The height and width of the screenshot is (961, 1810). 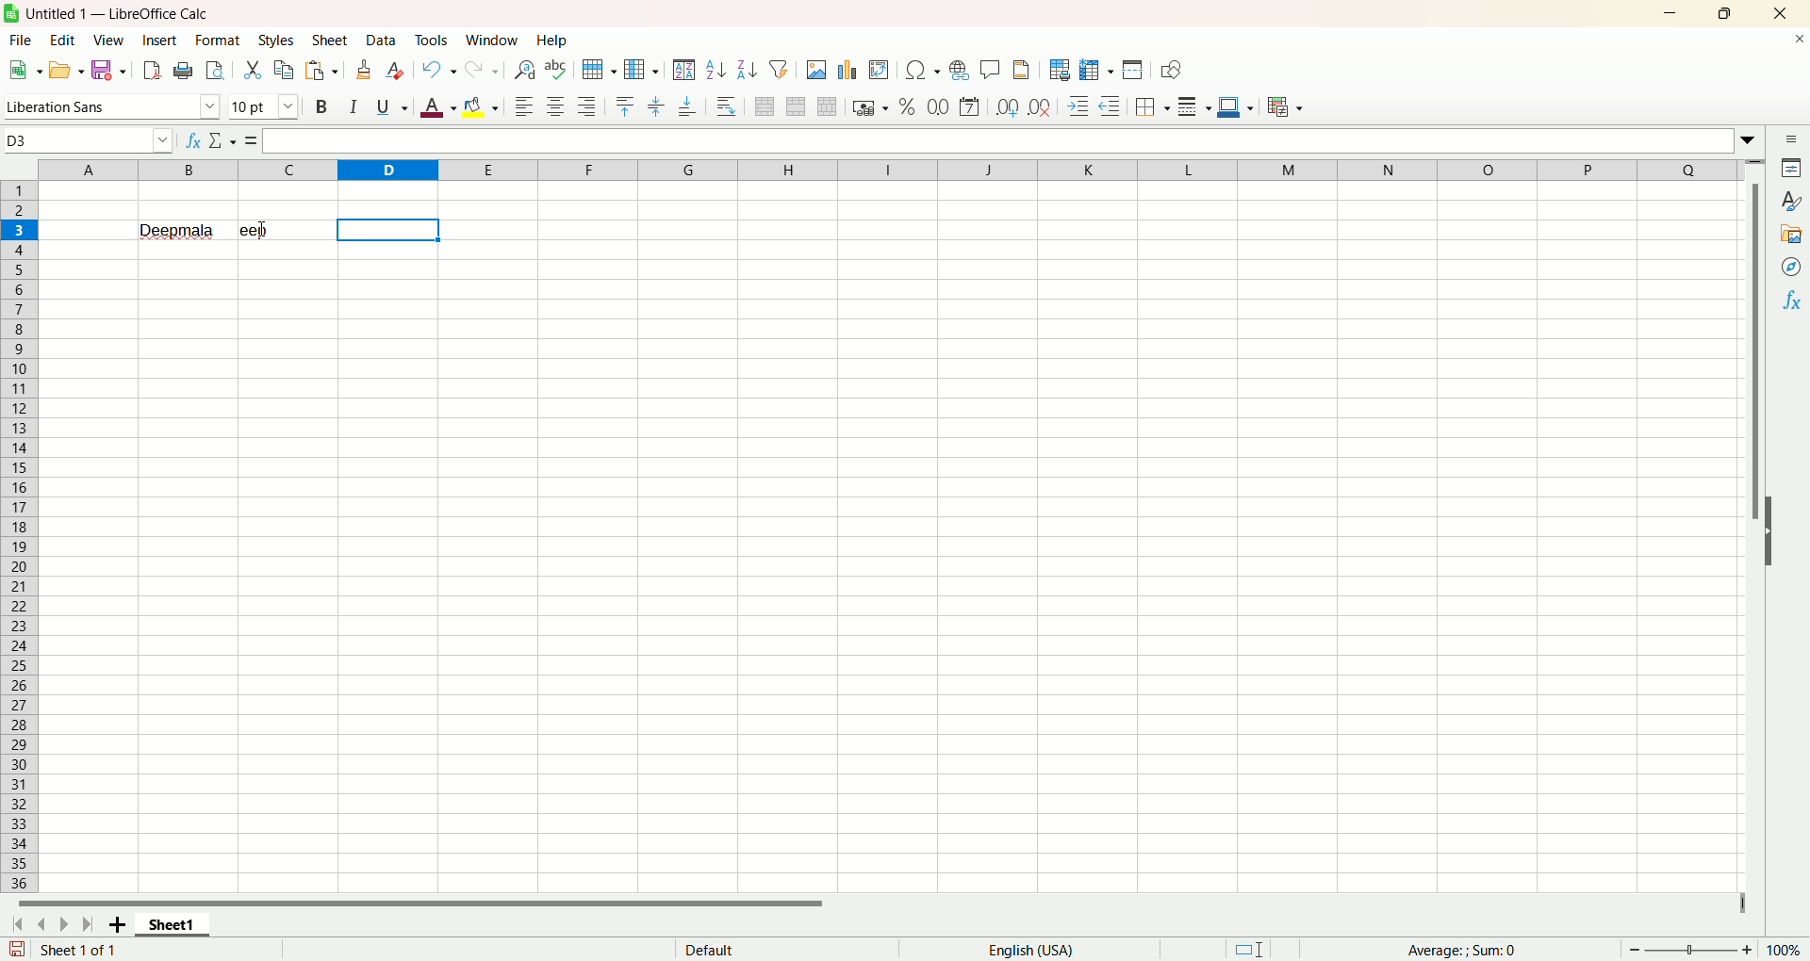 What do you see at coordinates (112, 926) in the screenshot?
I see `new sheet` at bounding box center [112, 926].